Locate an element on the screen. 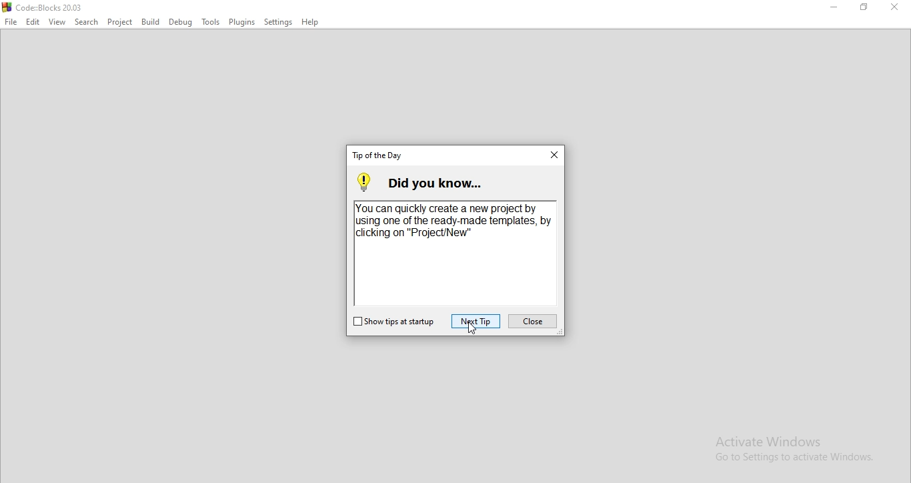 This screenshot has width=911, height=483. logo is located at coordinates (43, 6).